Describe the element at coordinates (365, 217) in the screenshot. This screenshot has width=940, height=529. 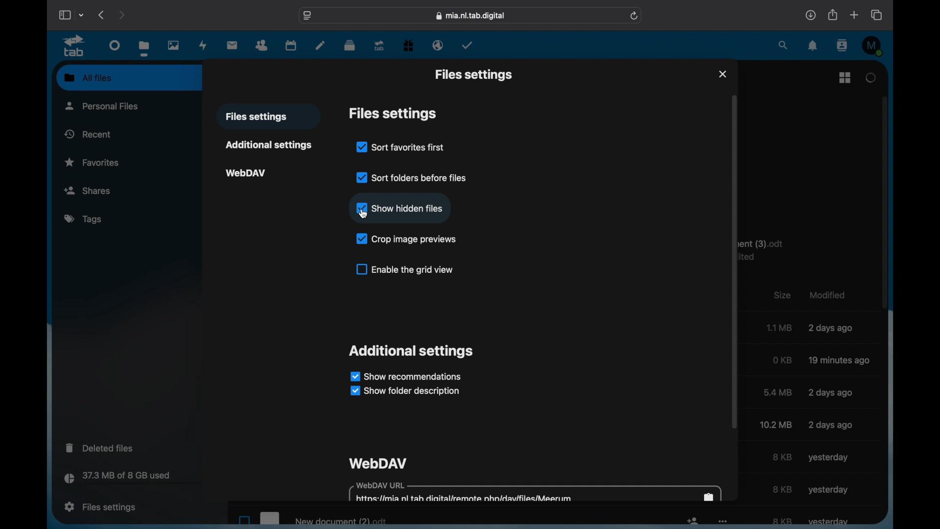
I see `cursor` at that location.